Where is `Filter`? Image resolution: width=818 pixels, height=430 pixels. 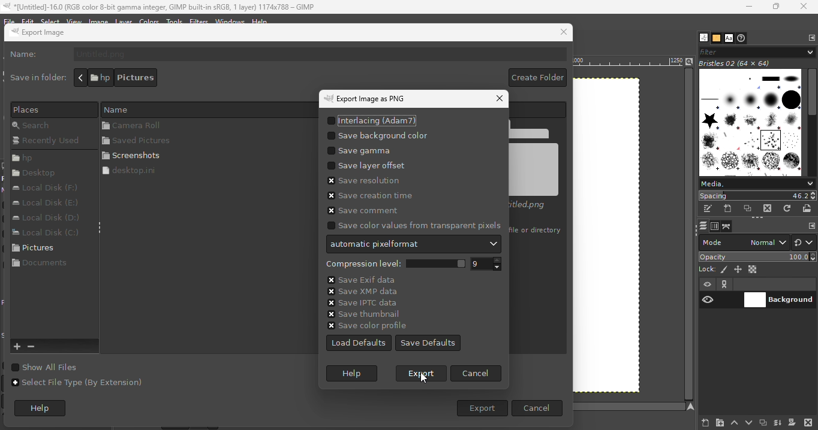
Filter is located at coordinates (756, 51).